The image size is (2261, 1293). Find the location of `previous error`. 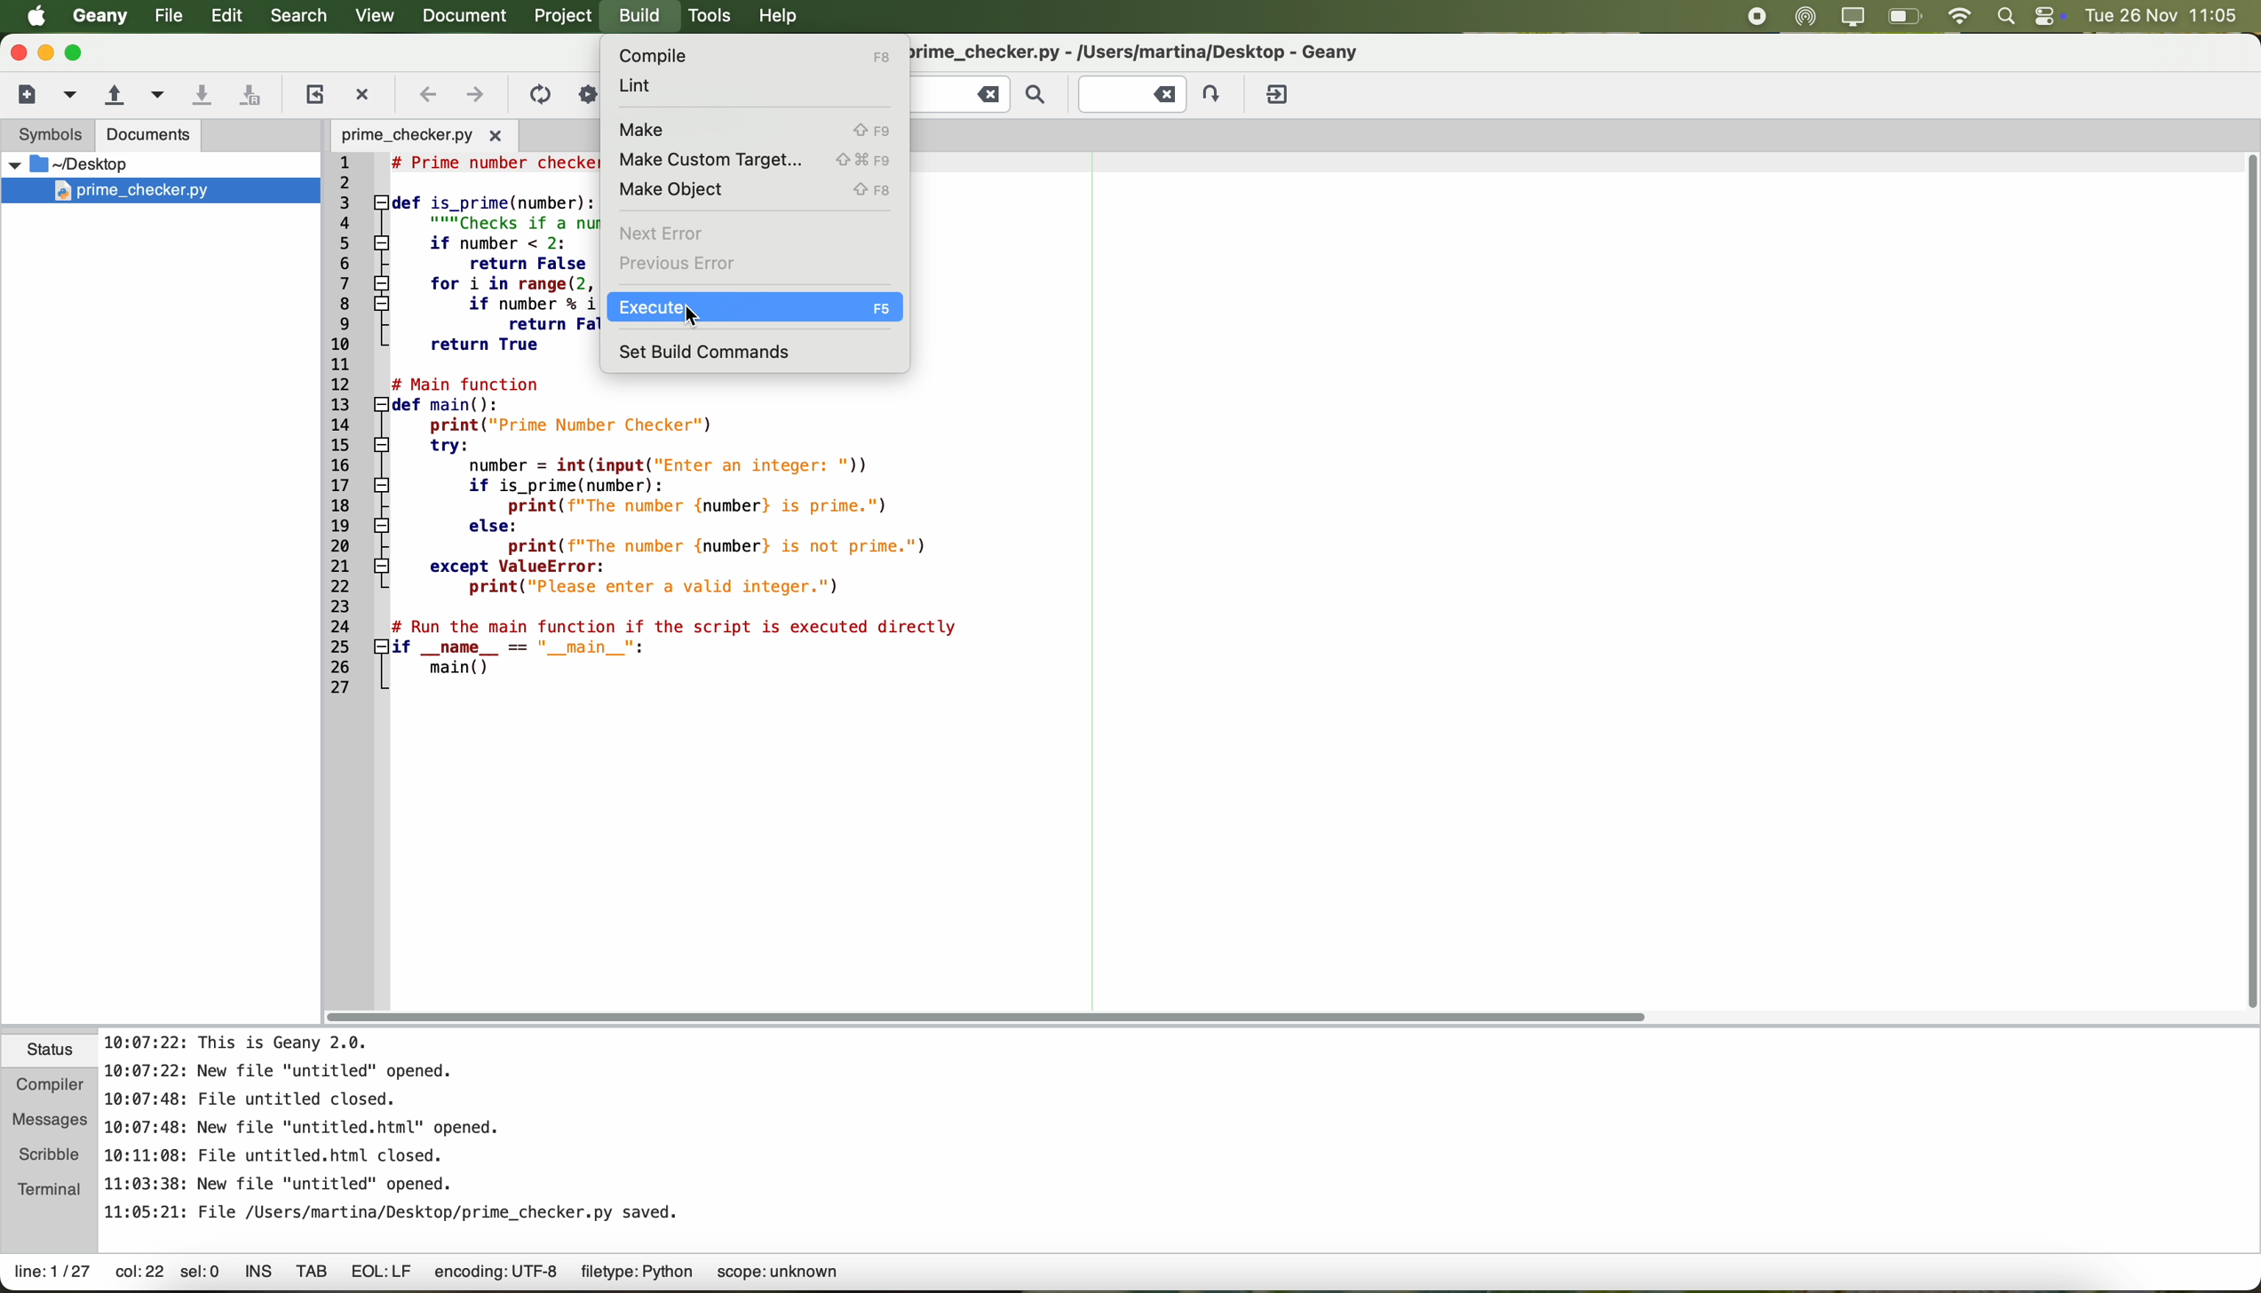

previous error is located at coordinates (681, 266).